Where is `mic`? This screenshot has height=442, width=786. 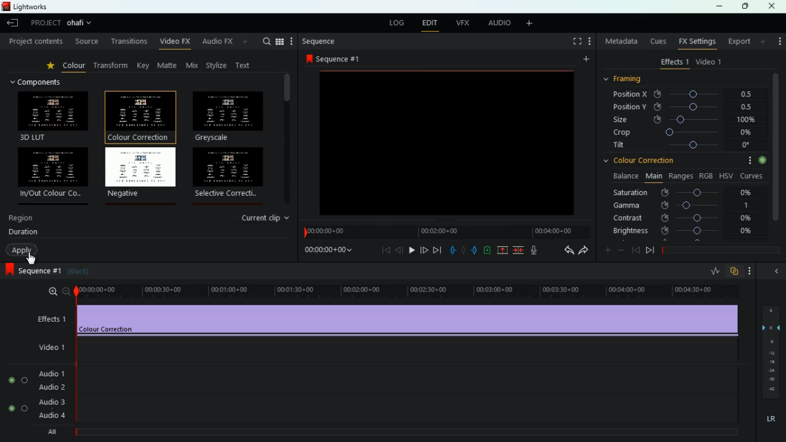
mic is located at coordinates (536, 250).